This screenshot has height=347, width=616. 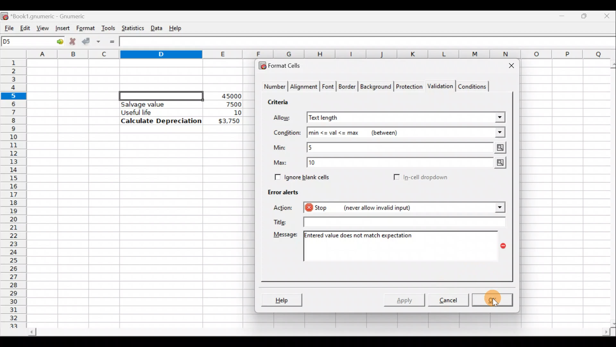 What do you see at coordinates (131, 28) in the screenshot?
I see `Statistics` at bounding box center [131, 28].